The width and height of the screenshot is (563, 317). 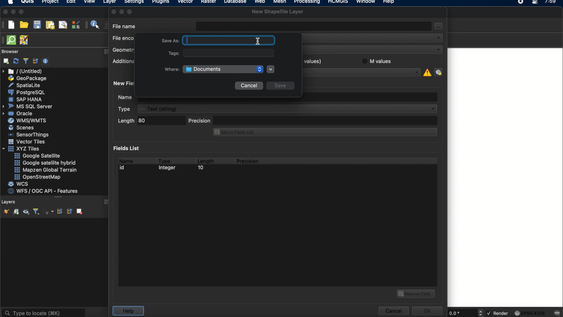 What do you see at coordinates (5, 211) in the screenshot?
I see `open the layer` at bounding box center [5, 211].